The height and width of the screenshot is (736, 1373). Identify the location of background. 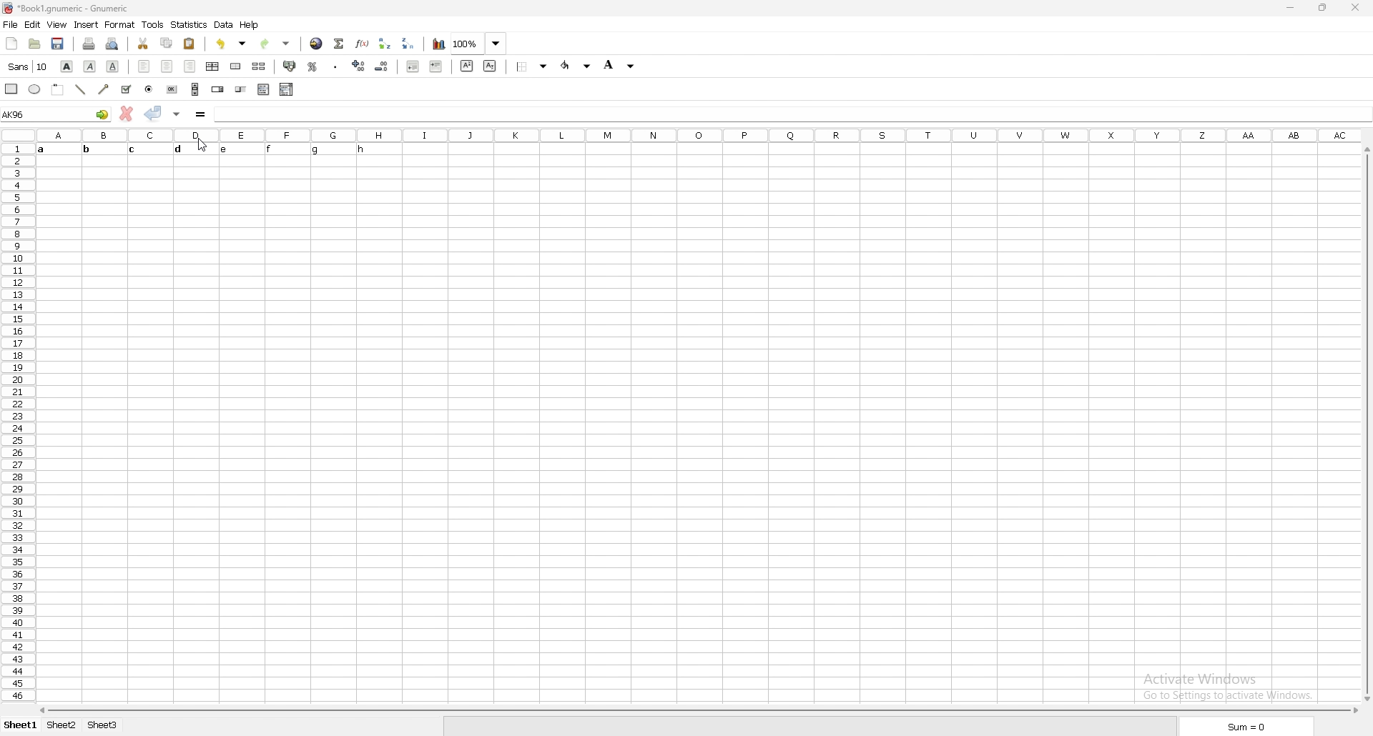
(621, 65).